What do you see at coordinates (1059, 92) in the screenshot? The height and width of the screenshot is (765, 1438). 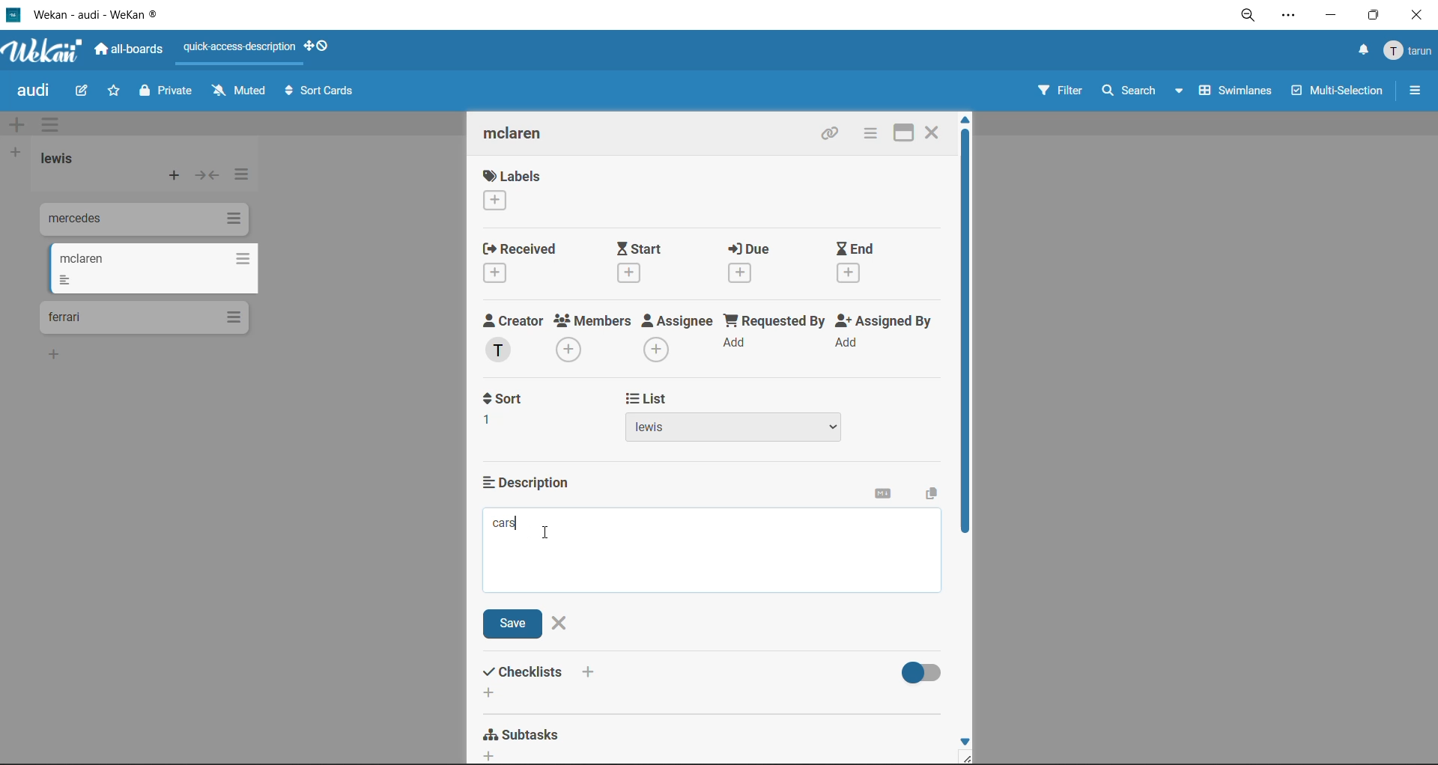 I see `filter` at bounding box center [1059, 92].